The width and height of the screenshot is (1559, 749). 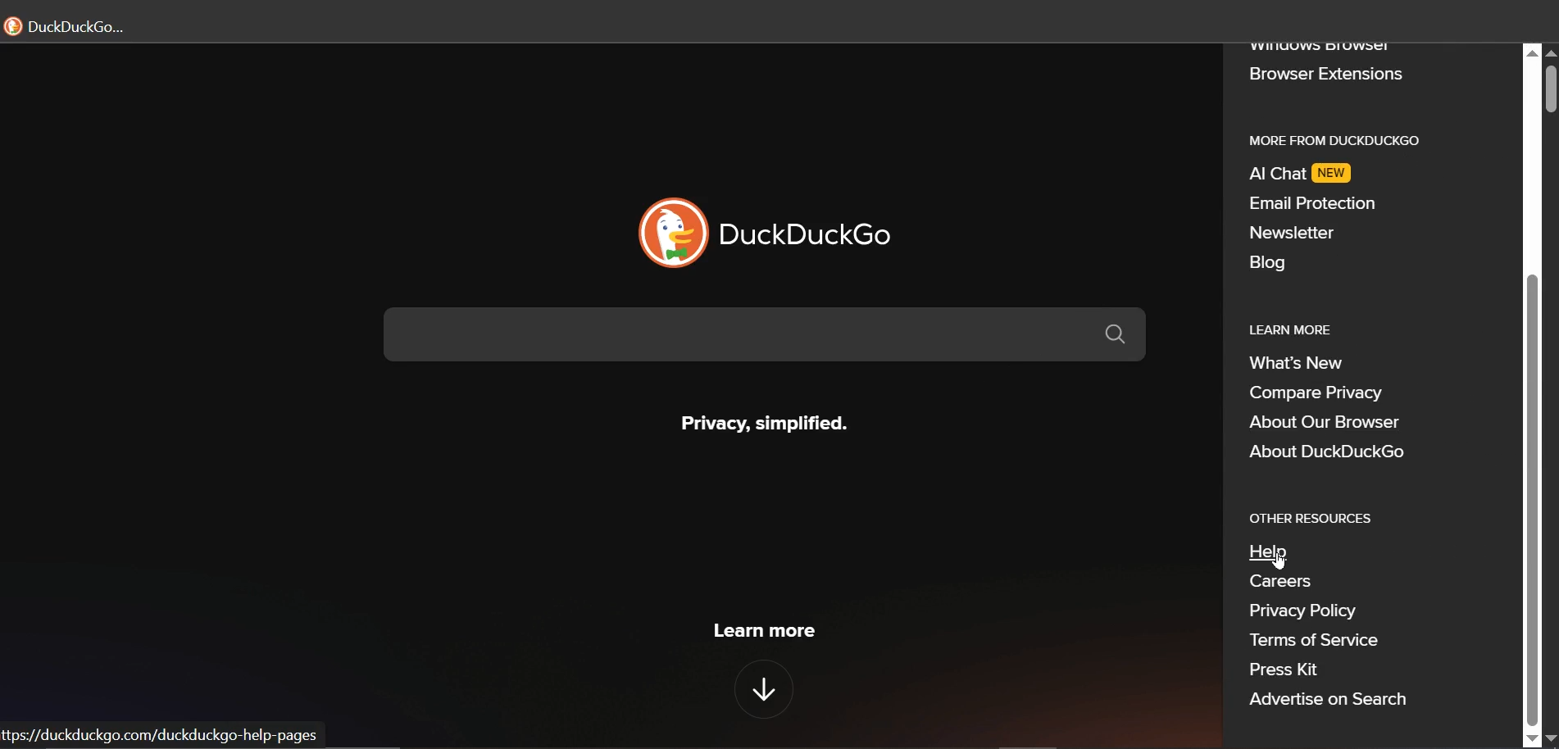 I want to click on Email Protection, so click(x=1313, y=202).